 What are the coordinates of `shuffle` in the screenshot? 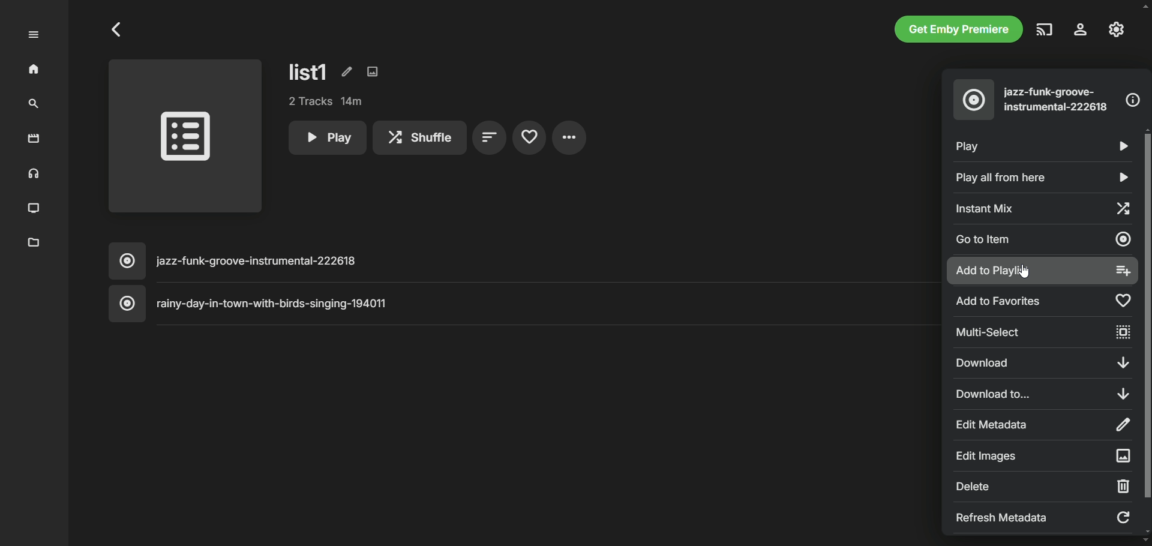 It's located at (419, 137).